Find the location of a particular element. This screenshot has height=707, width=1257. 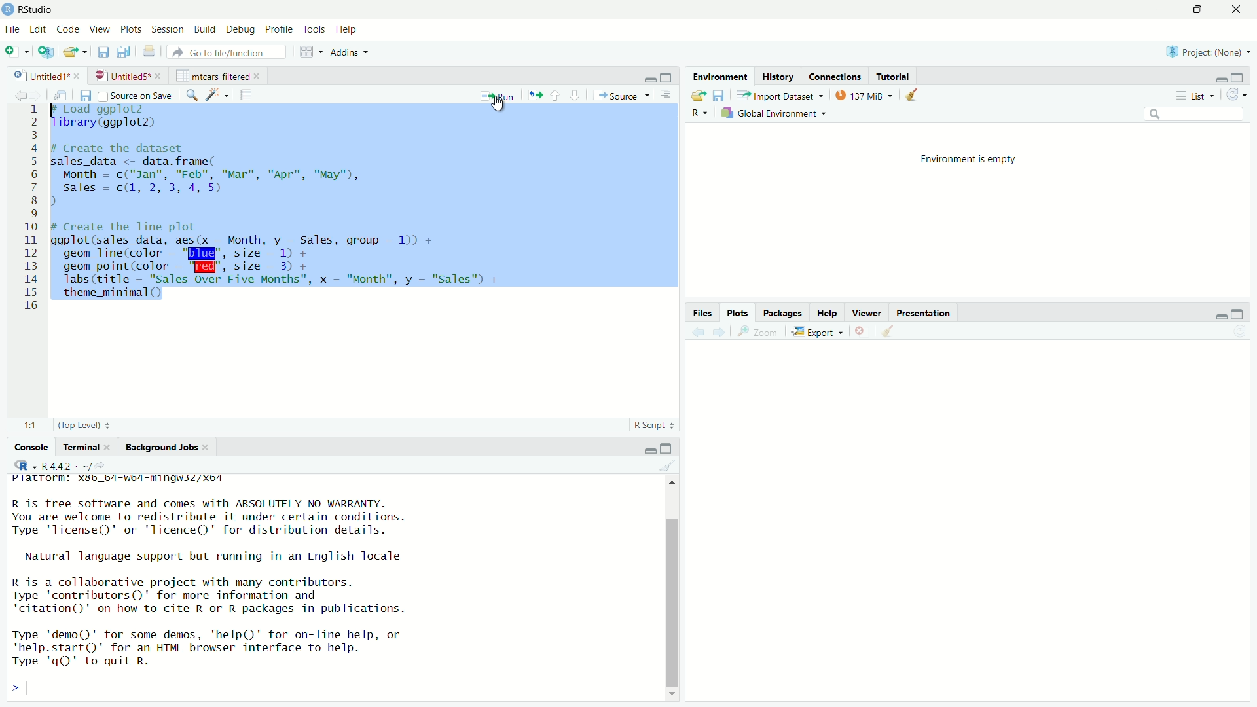

debug is located at coordinates (241, 31).